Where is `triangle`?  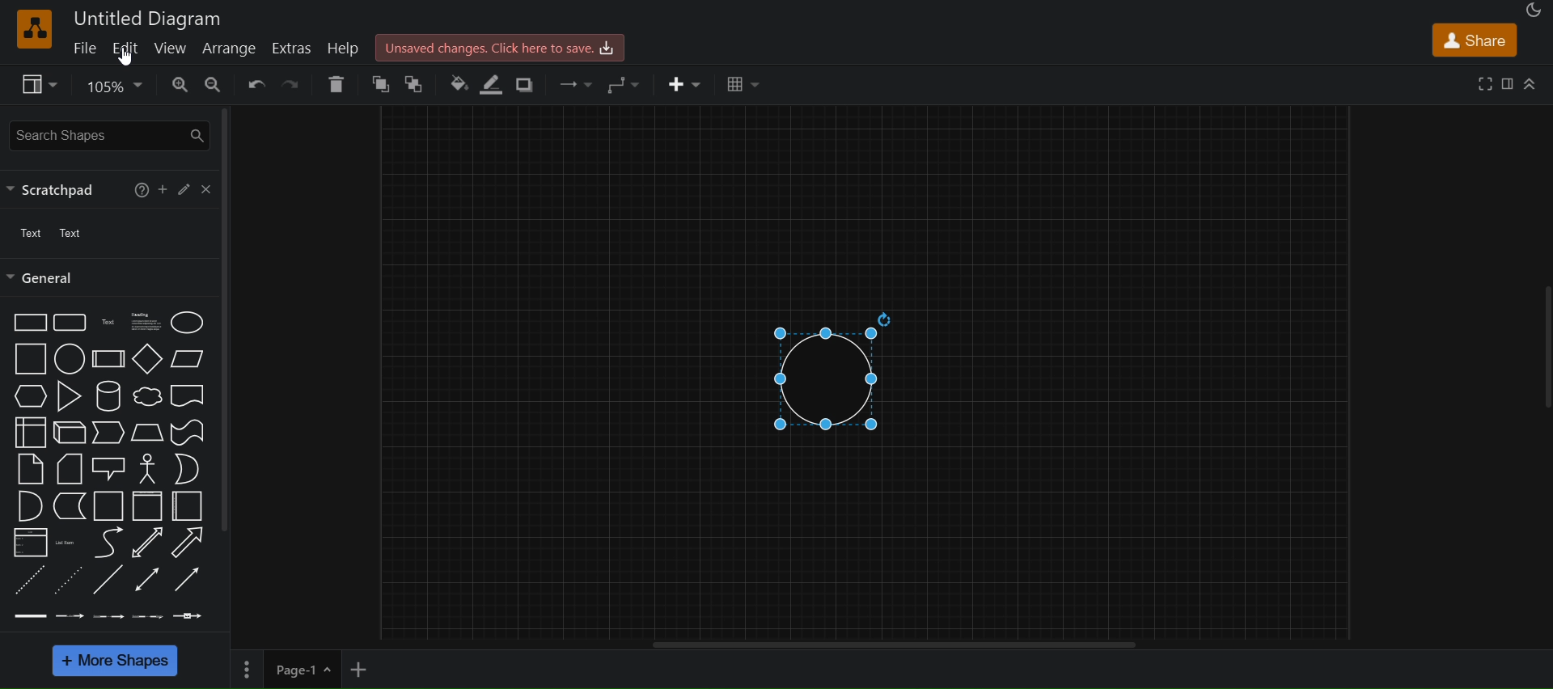 triangle is located at coordinates (69, 396).